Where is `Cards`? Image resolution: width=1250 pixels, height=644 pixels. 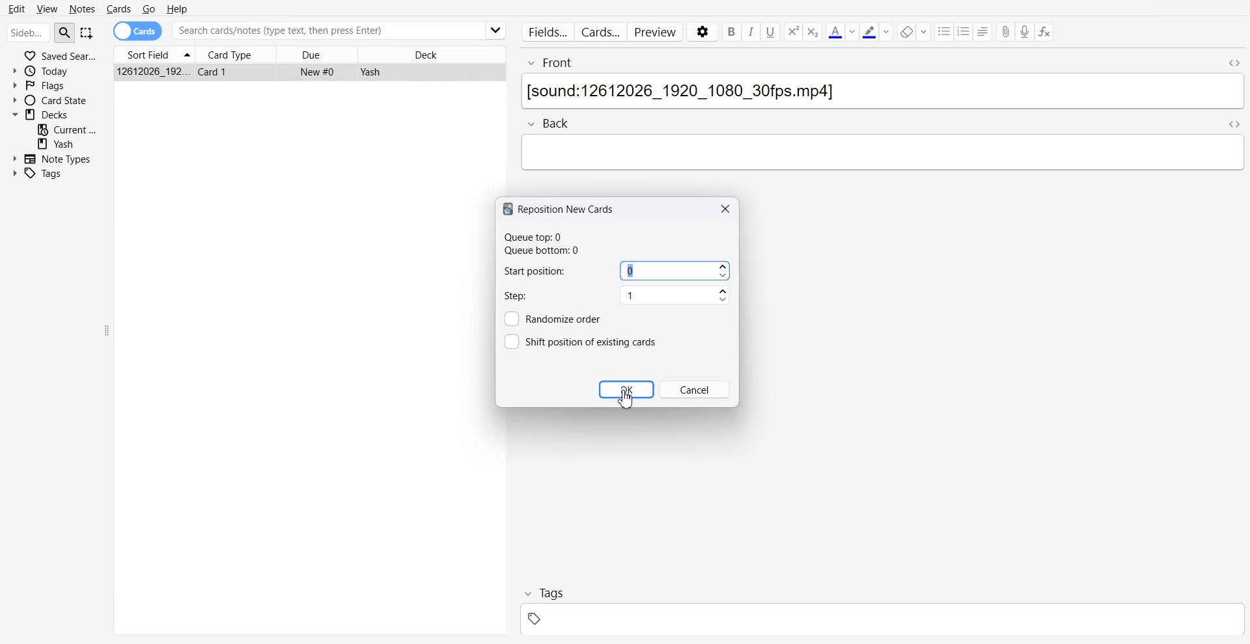 Cards is located at coordinates (601, 32).